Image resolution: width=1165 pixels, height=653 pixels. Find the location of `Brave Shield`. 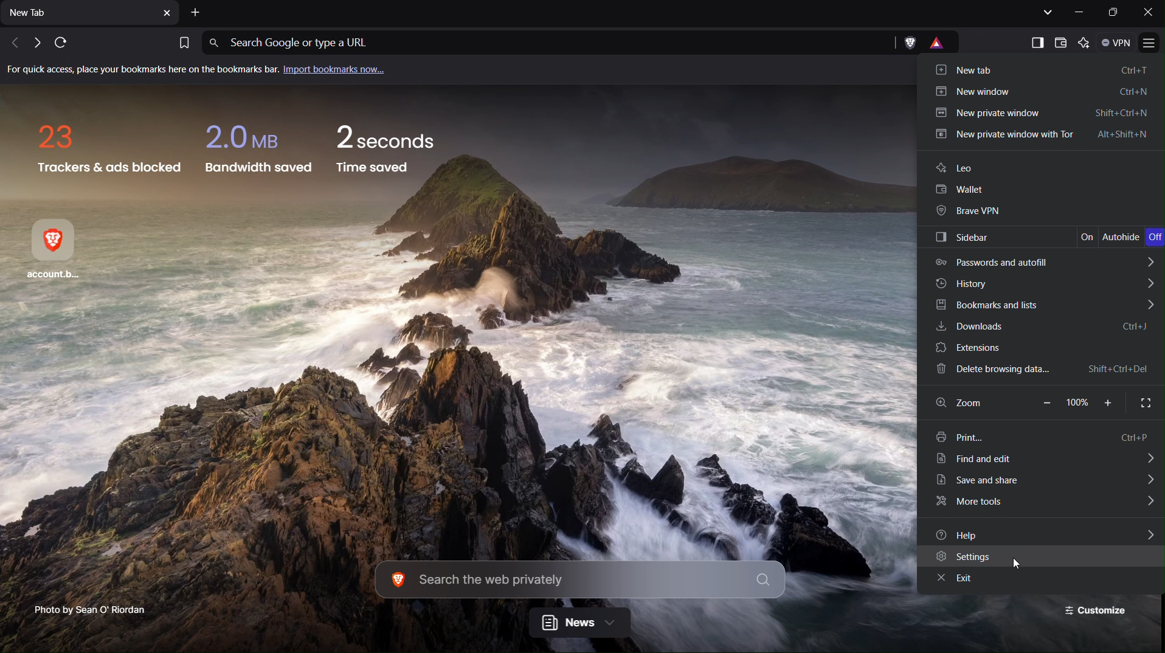

Brave Shield is located at coordinates (910, 43).